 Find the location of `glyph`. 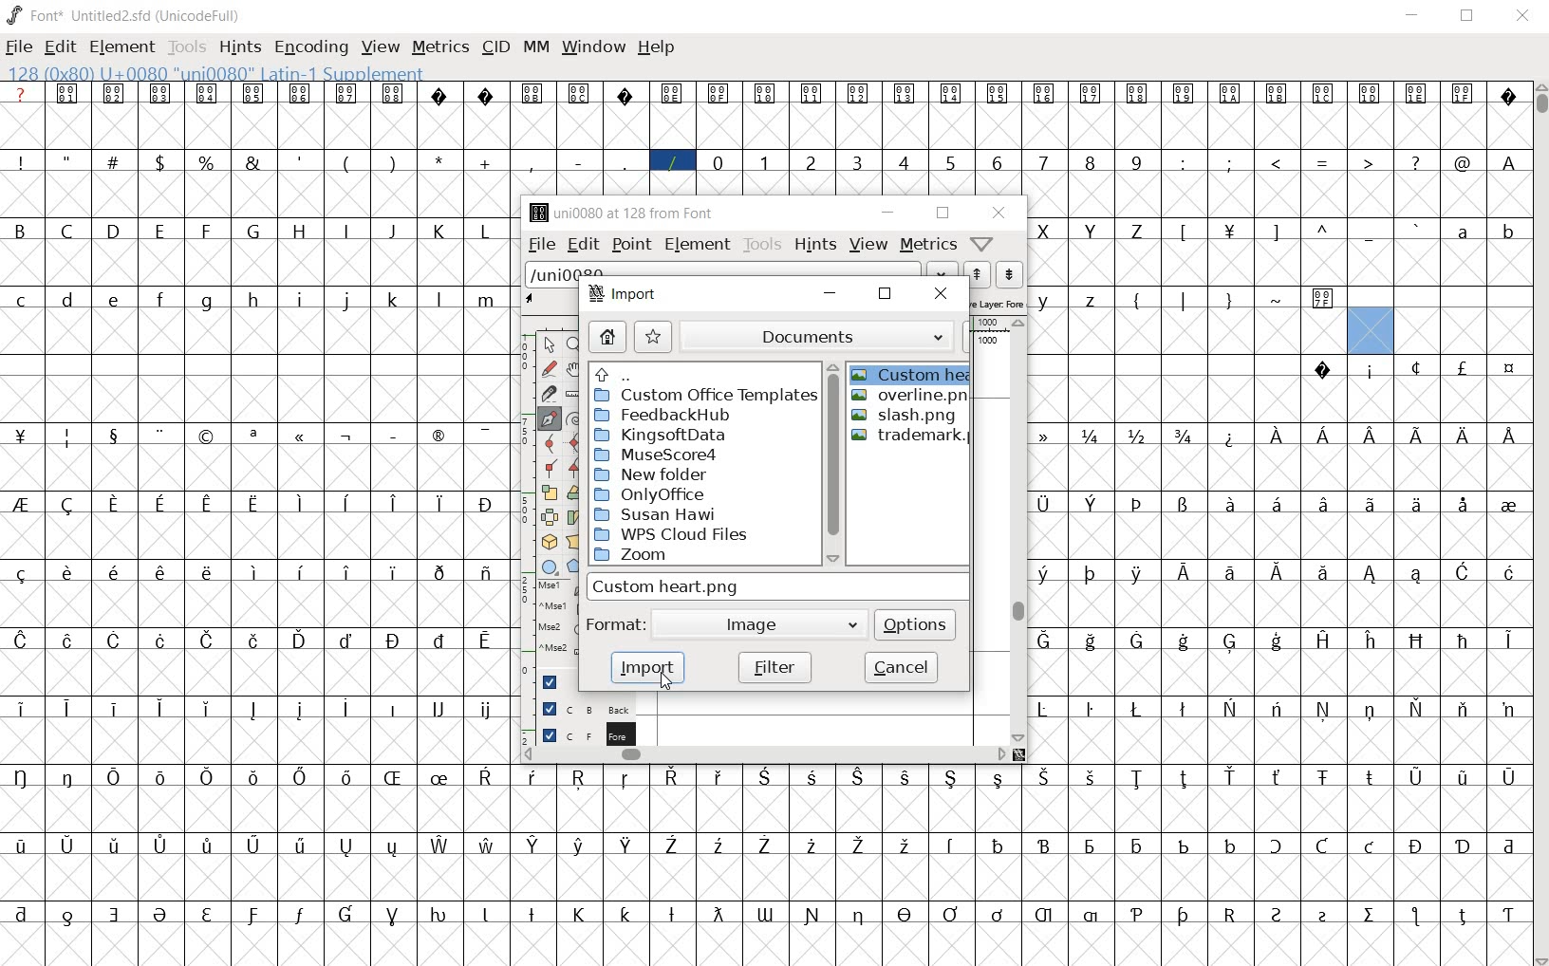

glyph is located at coordinates (160, 94).